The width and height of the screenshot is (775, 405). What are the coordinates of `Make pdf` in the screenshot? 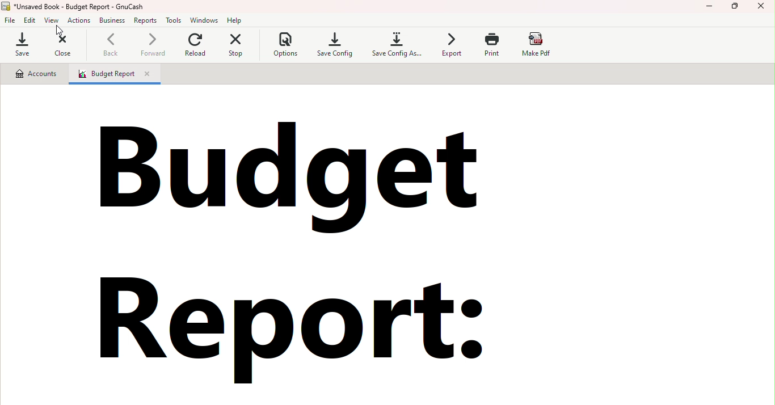 It's located at (537, 44).